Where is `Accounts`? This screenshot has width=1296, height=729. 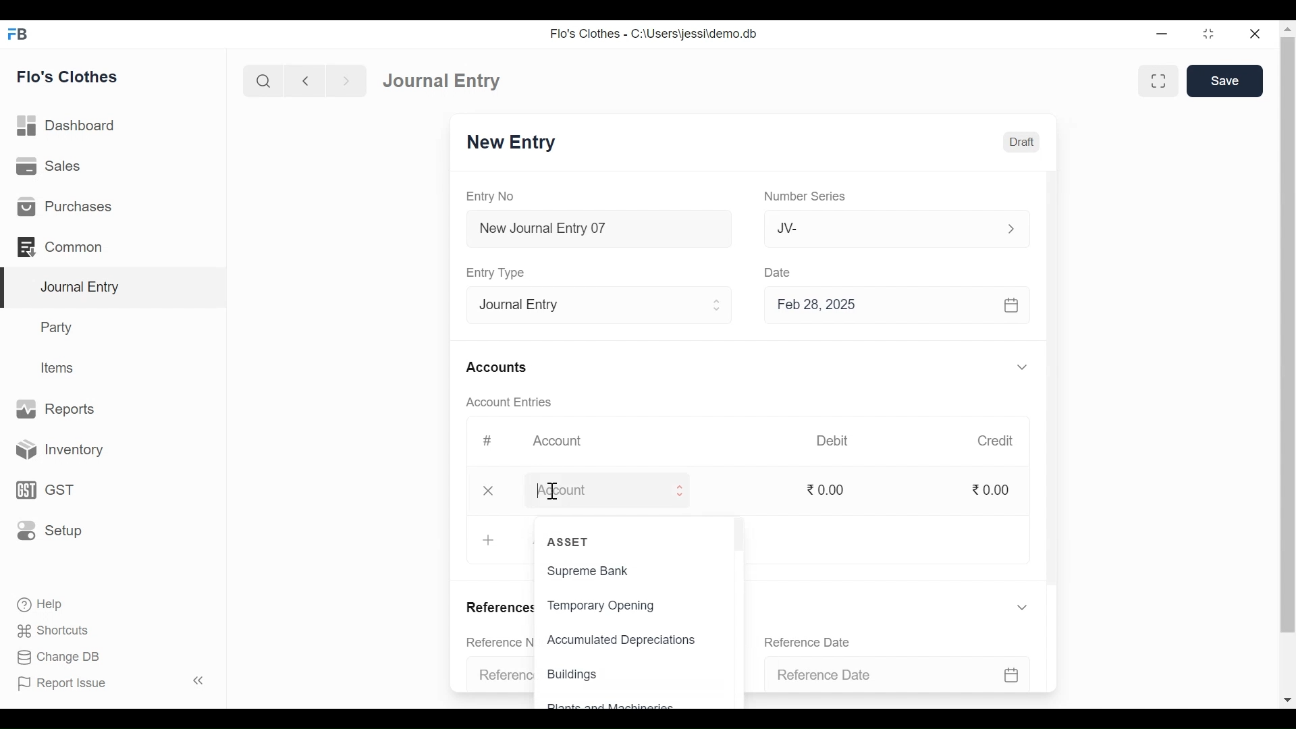 Accounts is located at coordinates (497, 369).